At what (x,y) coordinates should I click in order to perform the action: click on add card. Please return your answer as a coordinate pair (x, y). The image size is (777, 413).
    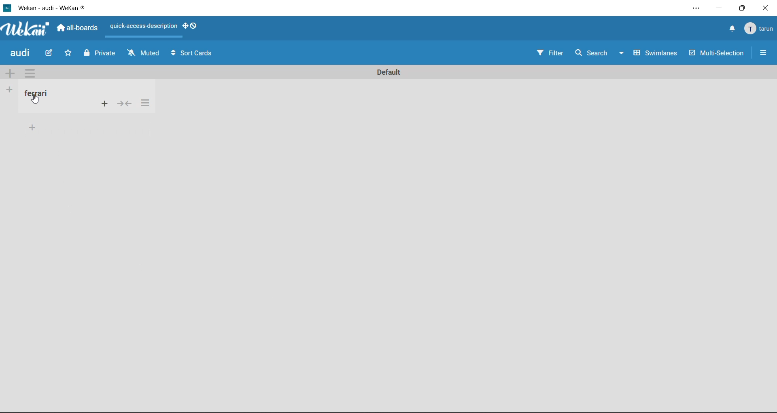
    Looking at the image, I should click on (104, 104).